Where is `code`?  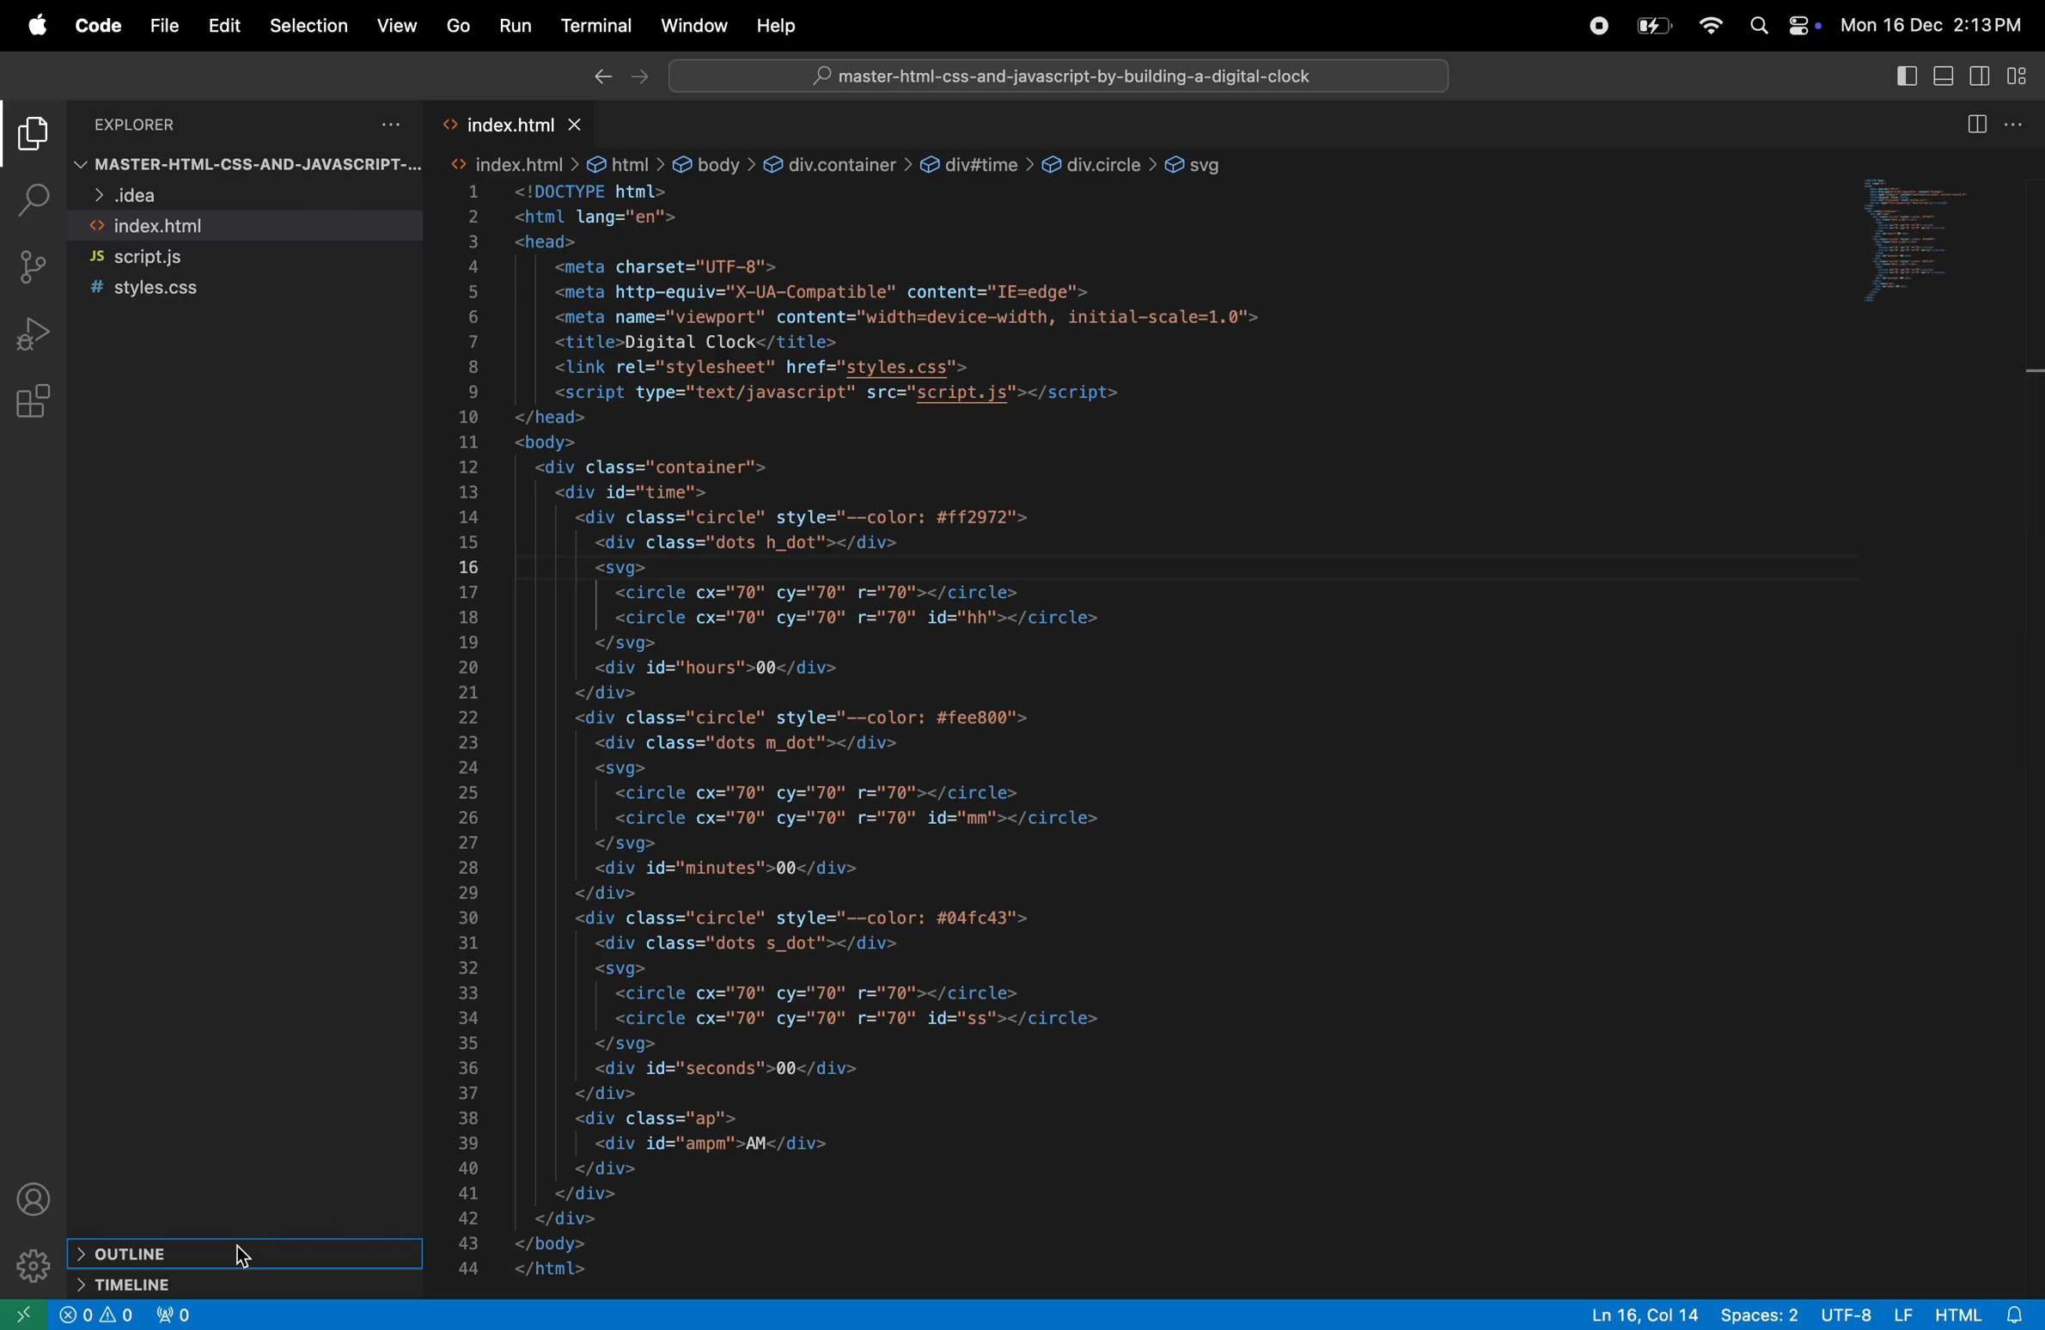
code is located at coordinates (94, 27).